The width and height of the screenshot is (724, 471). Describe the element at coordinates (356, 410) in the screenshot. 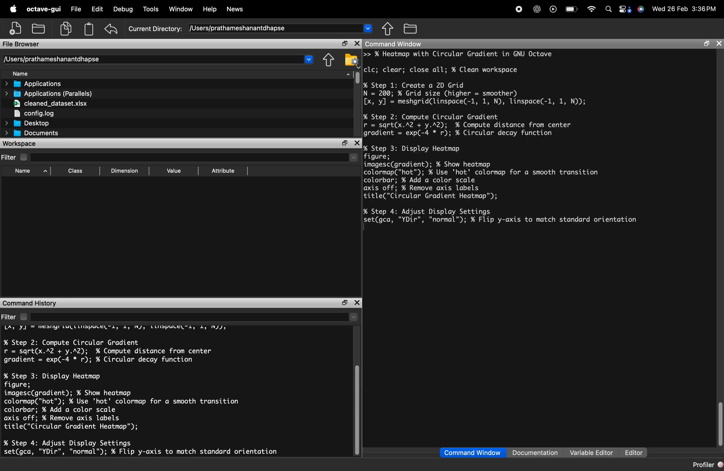

I see `vertical scrollbar` at that location.